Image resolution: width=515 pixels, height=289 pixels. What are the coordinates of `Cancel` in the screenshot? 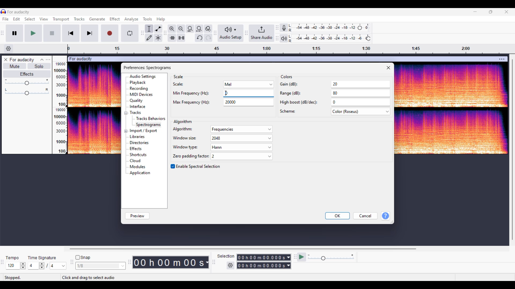 It's located at (366, 216).